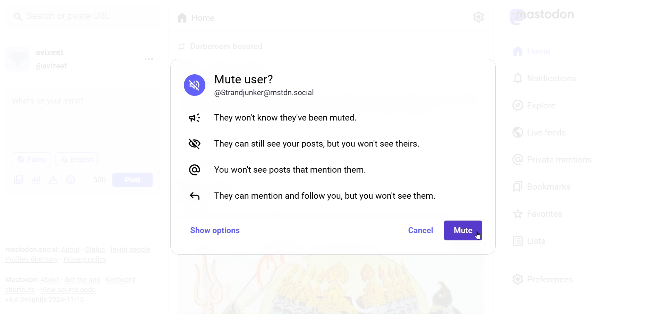 Image resolution: width=666 pixels, height=314 pixels. Describe the element at coordinates (327, 143) in the screenshot. I see `They can still see your post` at that location.